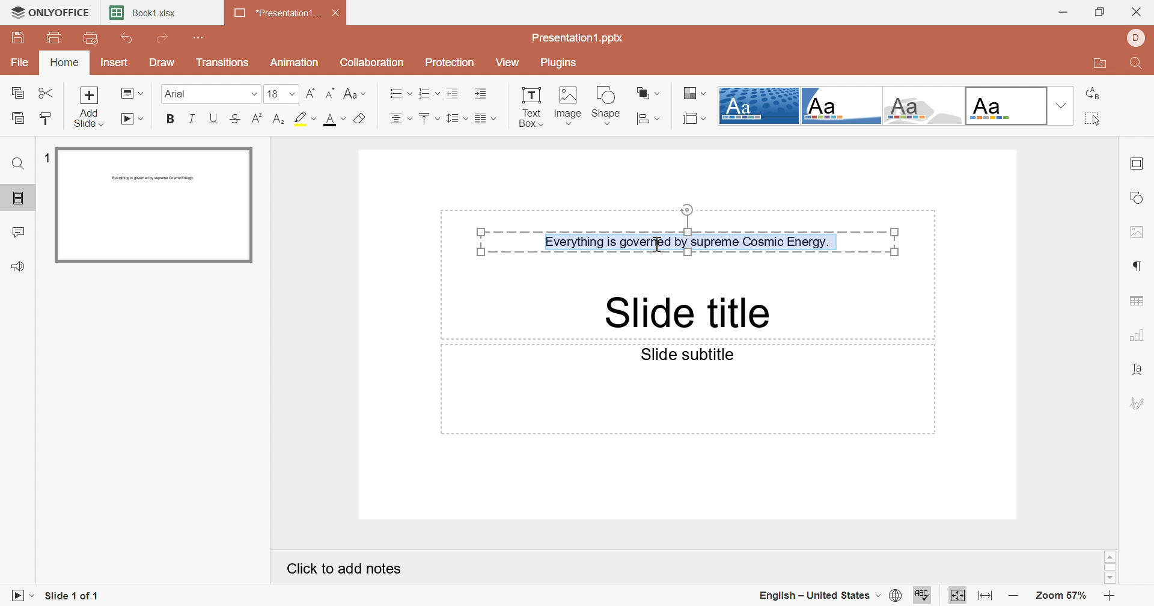 Image resolution: width=1154 pixels, height=606 pixels. I want to click on Corner, so click(840, 106).